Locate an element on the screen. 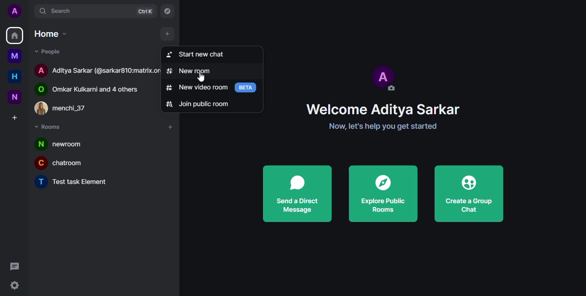 This screenshot has height=296, width=586. Chatroom is located at coordinates (64, 163).